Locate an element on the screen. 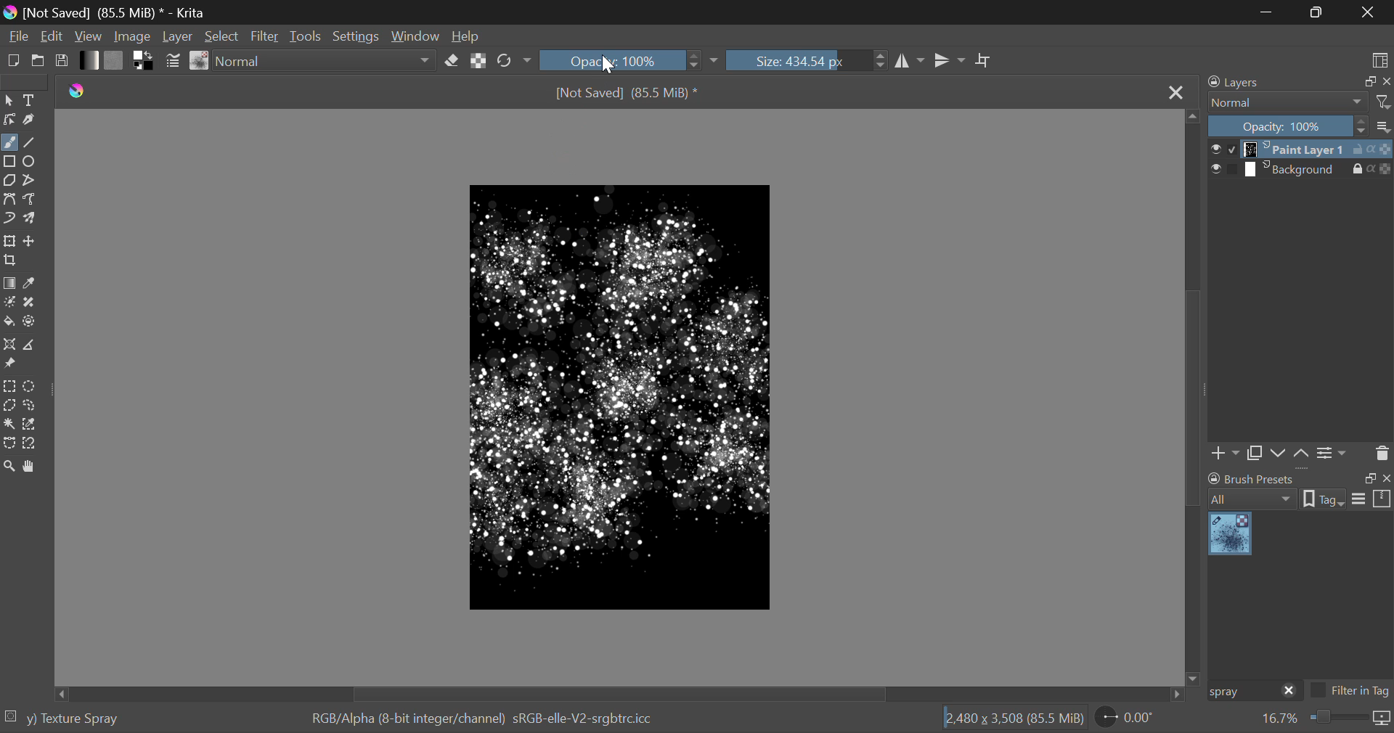  Assistant Tool is located at coordinates (9, 345).